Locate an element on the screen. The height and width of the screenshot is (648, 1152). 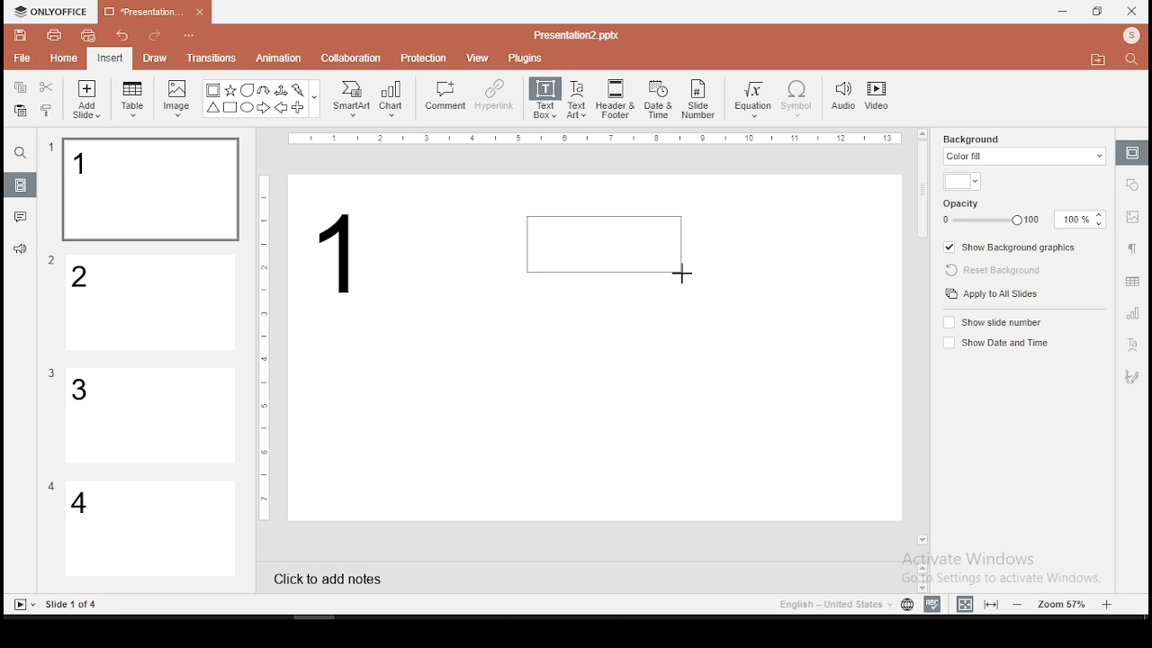
show date and time on/off is located at coordinates (994, 342).